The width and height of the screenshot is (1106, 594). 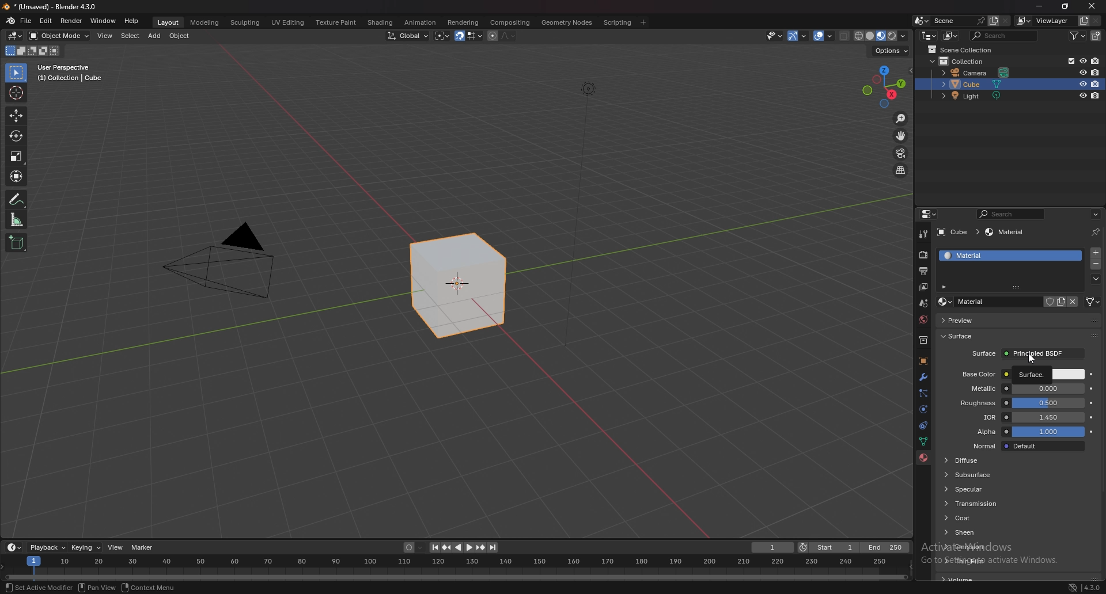 What do you see at coordinates (456, 568) in the screenshot?
I see `seek` at bounding box center [456, 568].